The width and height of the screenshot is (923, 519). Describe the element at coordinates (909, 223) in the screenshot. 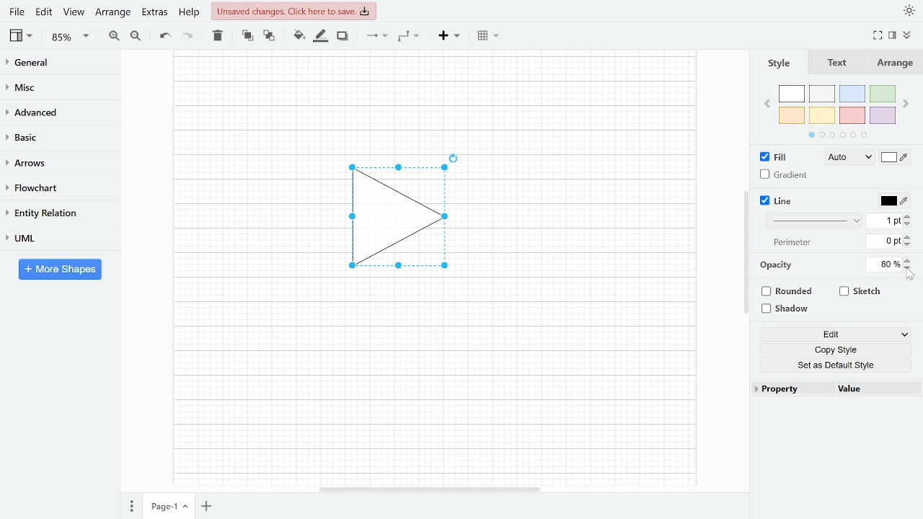

I see `Decrease line width` at that location.